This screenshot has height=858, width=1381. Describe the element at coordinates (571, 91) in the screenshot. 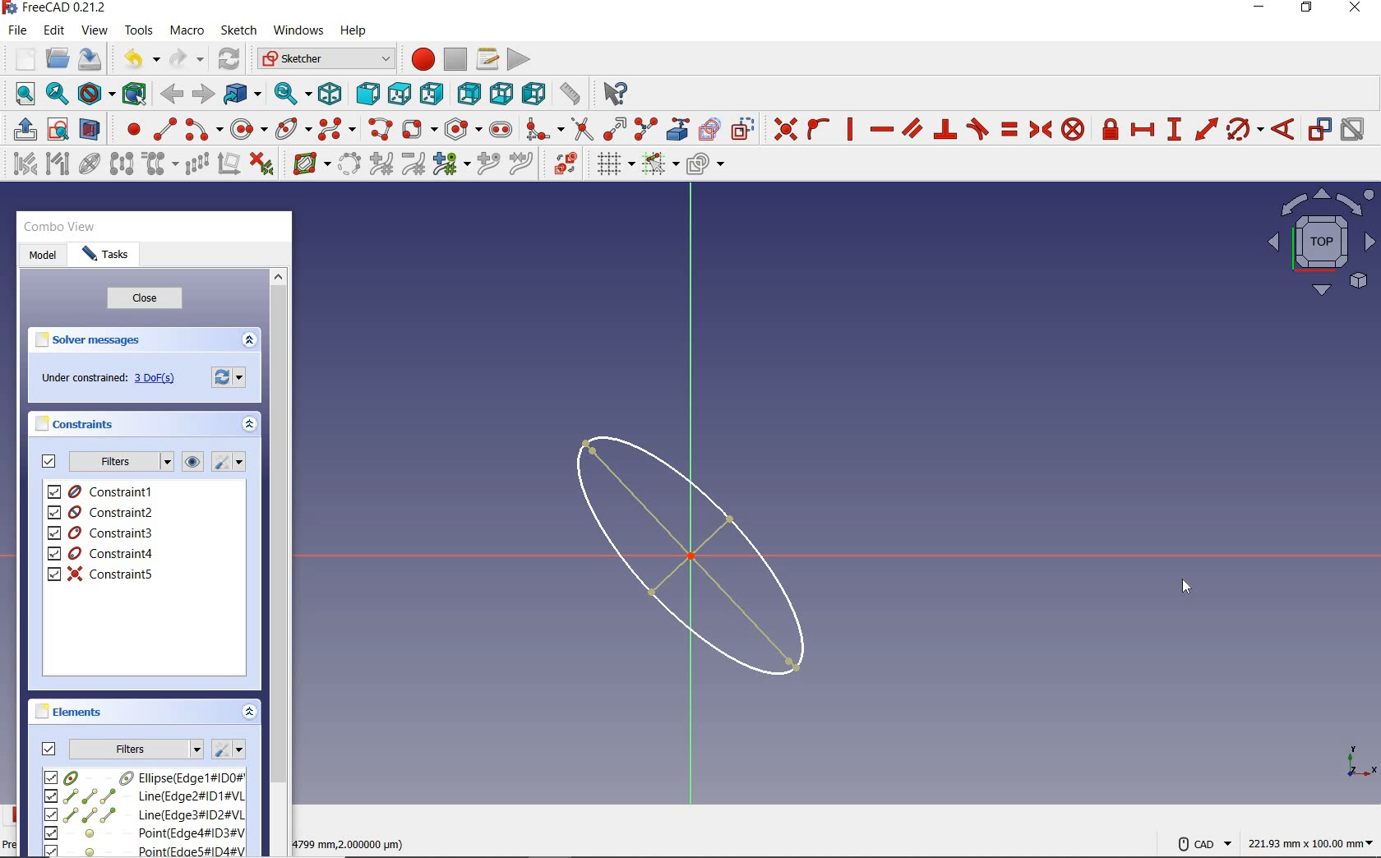

I see `measure distance` at that location.